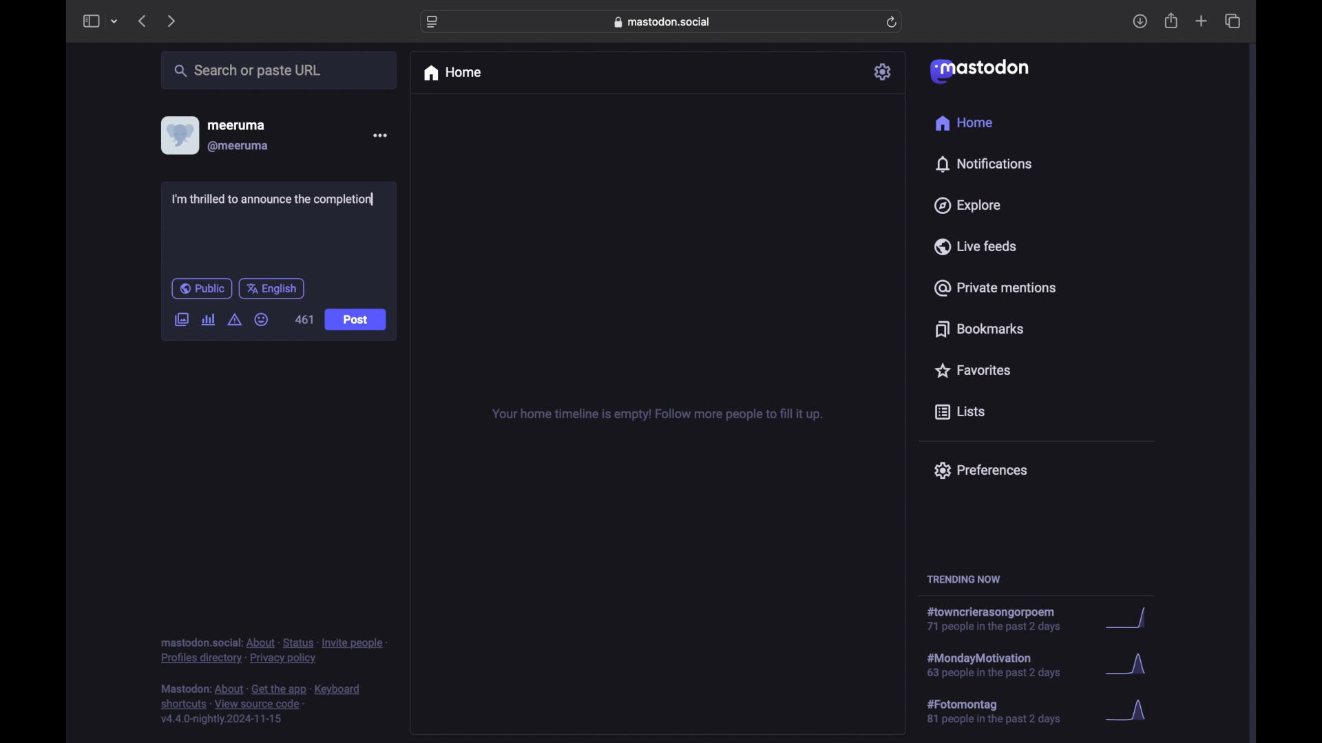 The image size is (1322, 743). Describe the element at coordinates (883, 72) in the screenshot. I see `settings` at that location.